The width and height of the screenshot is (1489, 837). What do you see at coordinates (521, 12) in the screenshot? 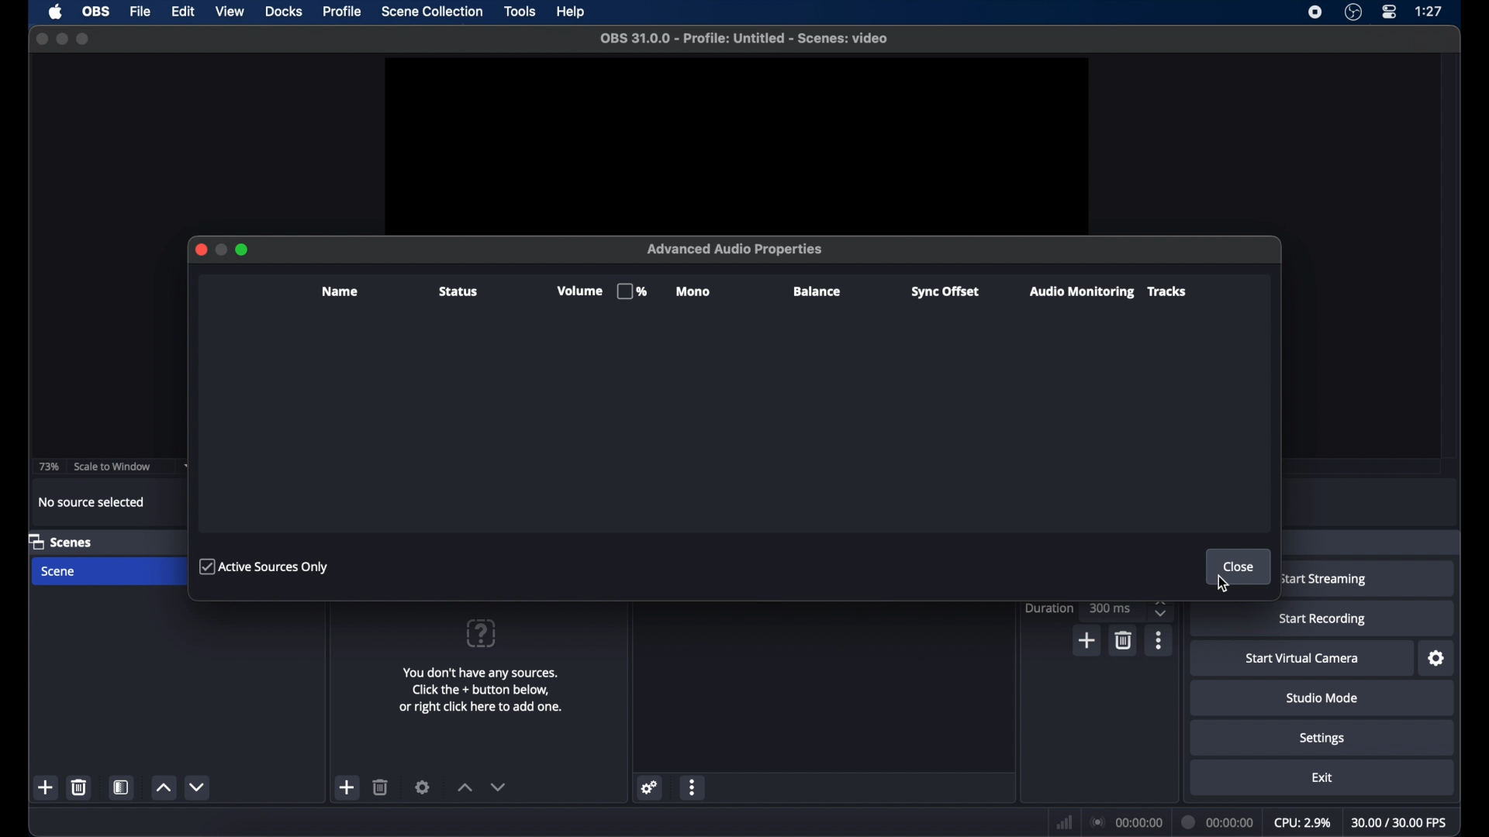
I see `tools` at bounding box center [521, 12].